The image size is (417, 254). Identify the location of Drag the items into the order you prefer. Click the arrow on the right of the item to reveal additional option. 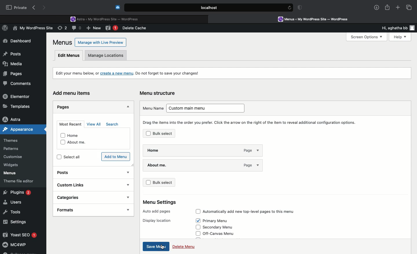
(251, 122).